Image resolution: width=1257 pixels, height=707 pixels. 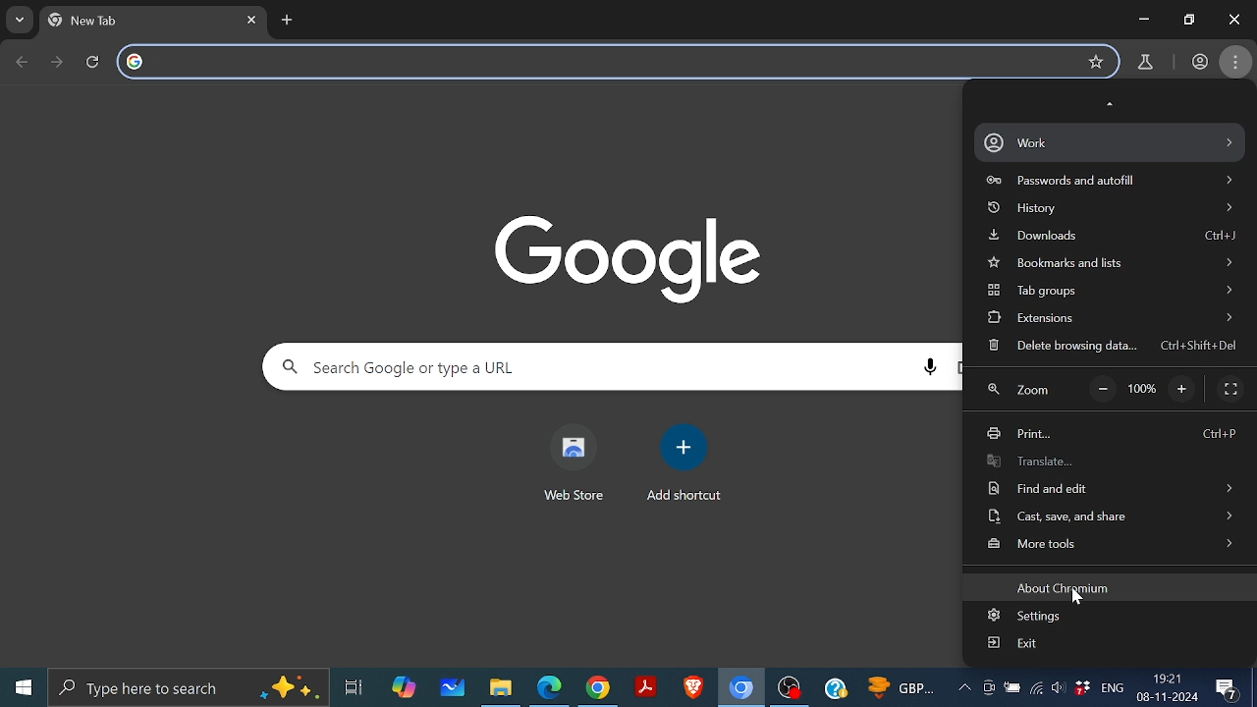 I want to click on profile, so click(x=1197, y=63).